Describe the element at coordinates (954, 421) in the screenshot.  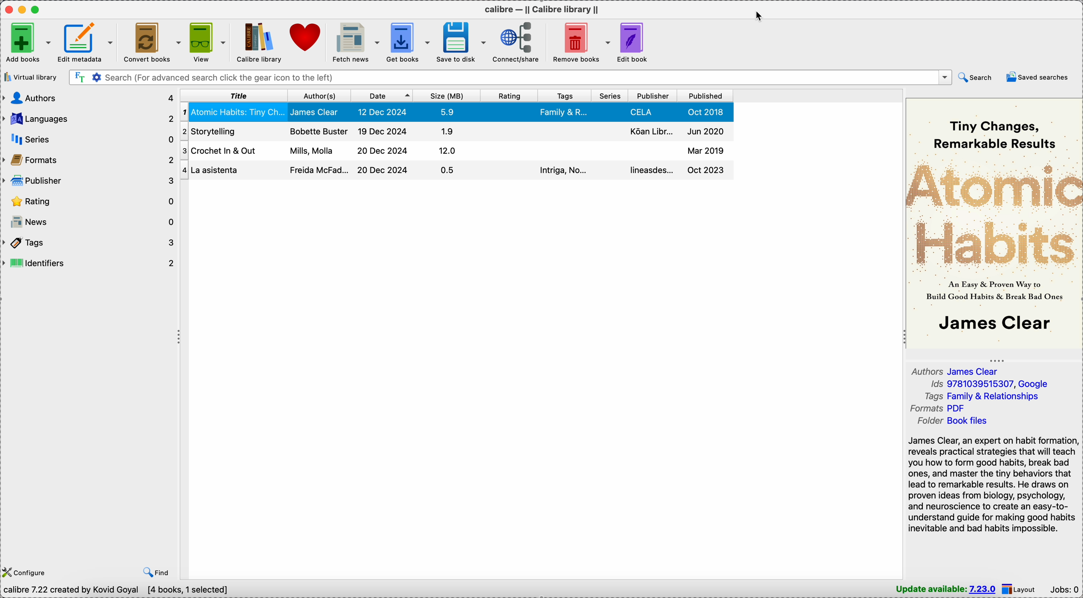
I see `folder Book files` at that location.